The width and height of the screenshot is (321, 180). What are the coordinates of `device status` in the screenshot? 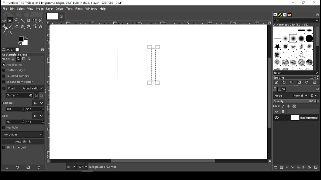 It's located at (8, 50).